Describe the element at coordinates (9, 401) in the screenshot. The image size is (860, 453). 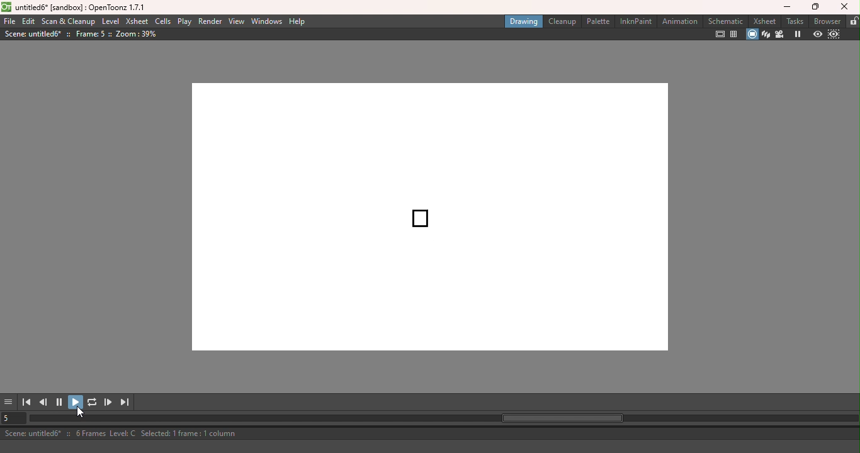
I see `More options` at that location.